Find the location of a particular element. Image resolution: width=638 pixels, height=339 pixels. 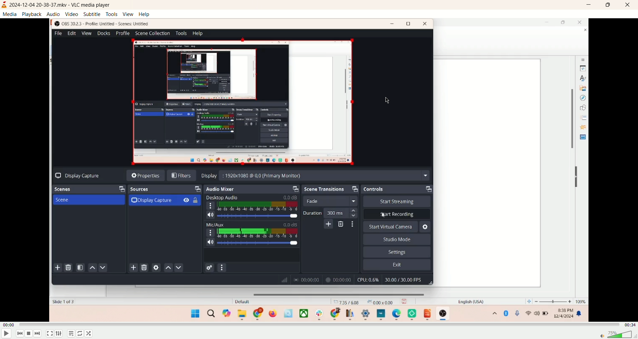

minimize is located at coordinates (587, 6).